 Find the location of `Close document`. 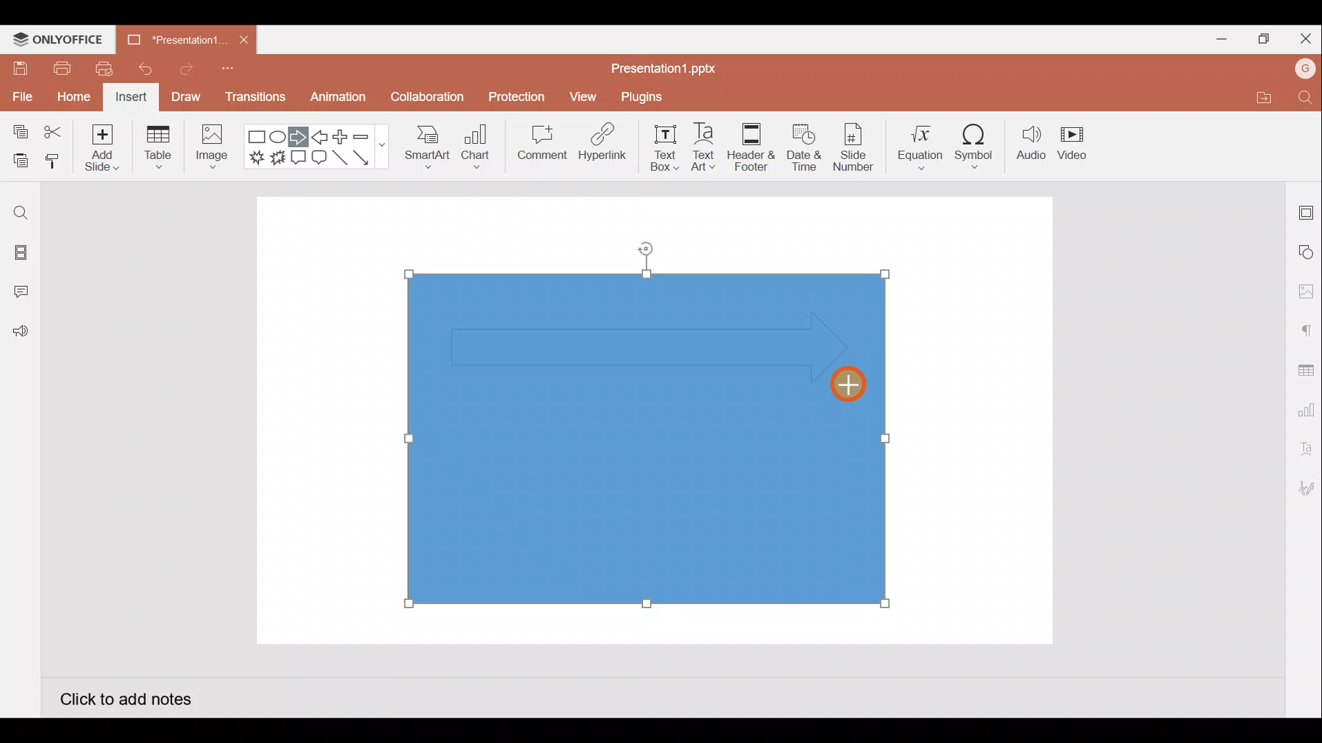

Close document is located at coordinates (244, 36).